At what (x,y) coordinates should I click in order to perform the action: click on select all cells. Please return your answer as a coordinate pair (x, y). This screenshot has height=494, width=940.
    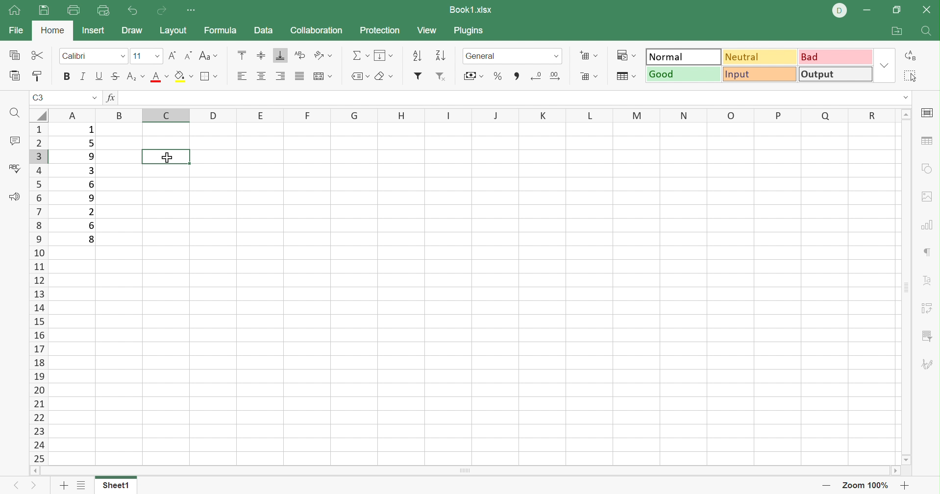
    Looking at the image, I should click on (36, 115).